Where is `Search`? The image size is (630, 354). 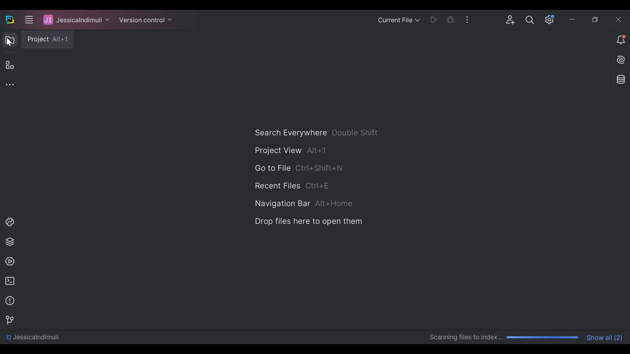
Search is located at coordinates (530, 20).